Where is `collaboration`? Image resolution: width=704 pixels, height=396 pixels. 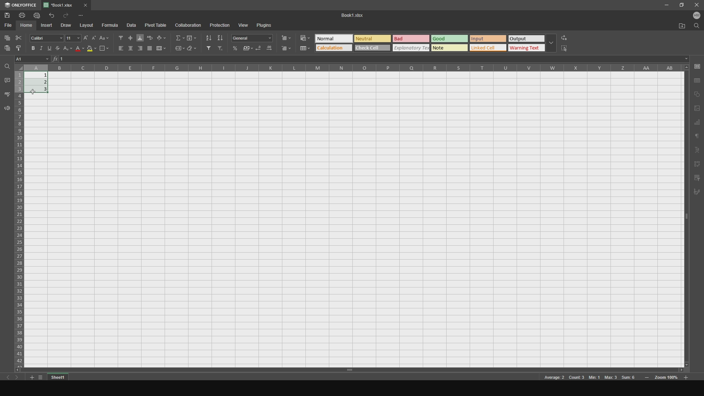 collaboration is located at coordinates (189, 25).